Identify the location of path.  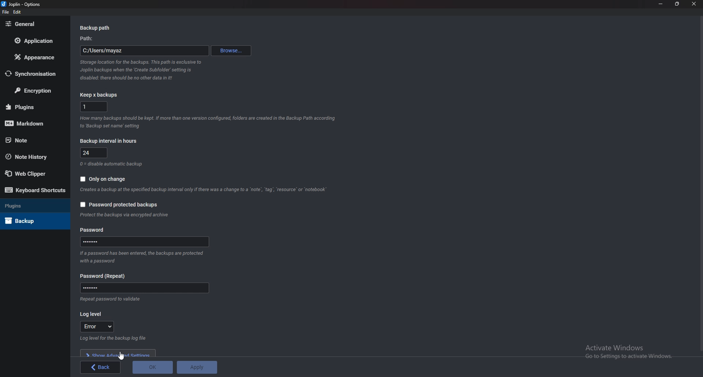
(144, 51).